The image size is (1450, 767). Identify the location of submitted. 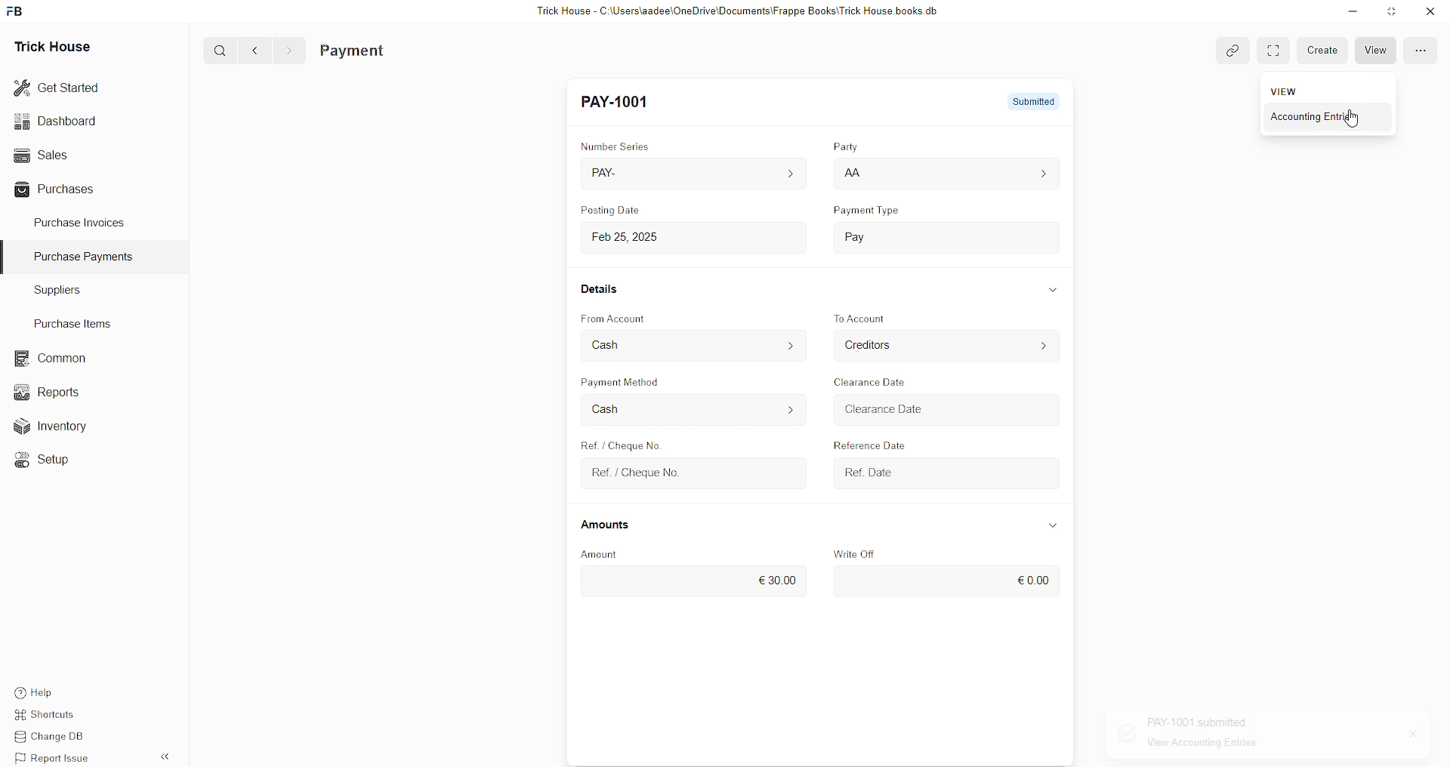
(1026, 100).